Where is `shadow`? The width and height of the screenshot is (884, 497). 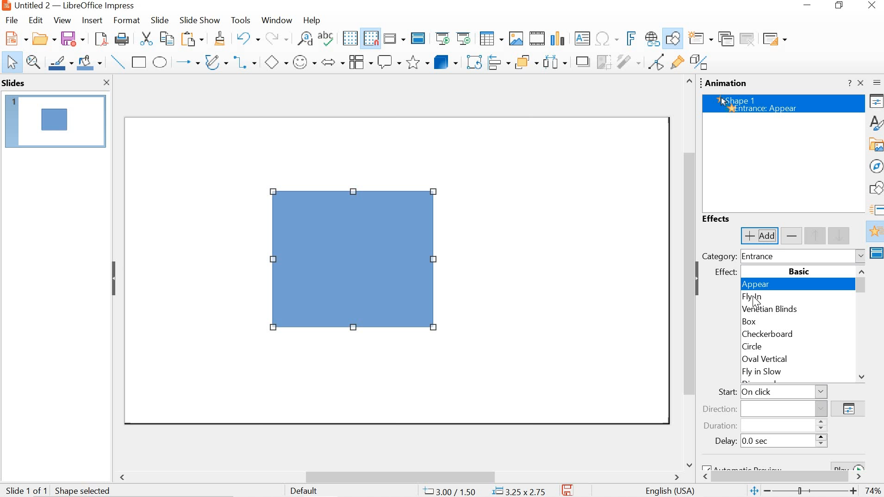
shadow is located at coordinates (579, 61).